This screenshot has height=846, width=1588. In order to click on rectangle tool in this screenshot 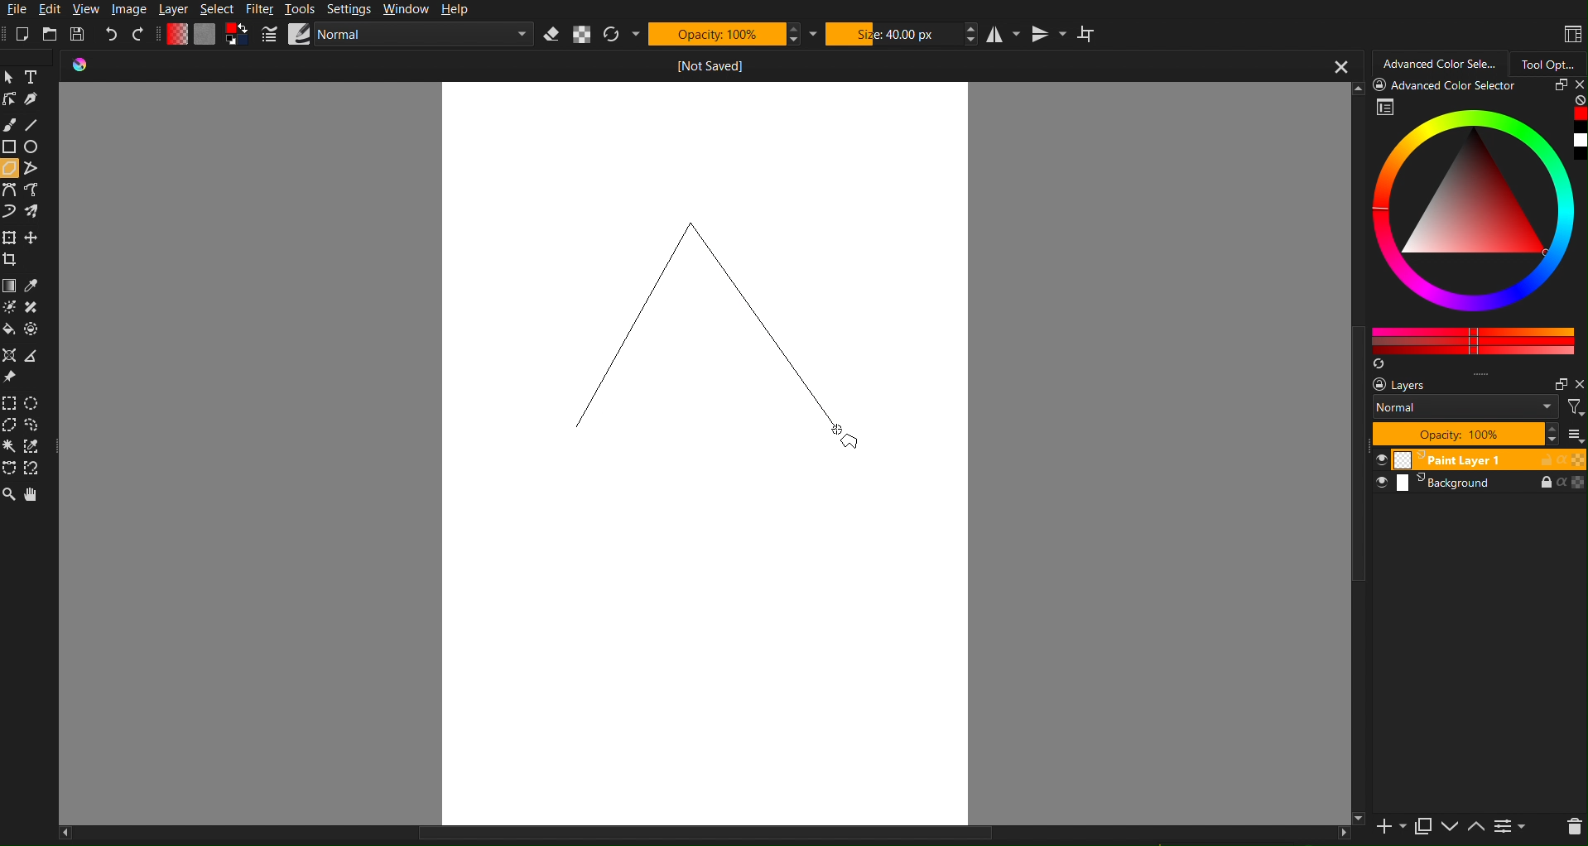, I will do `click(10, 147)`.